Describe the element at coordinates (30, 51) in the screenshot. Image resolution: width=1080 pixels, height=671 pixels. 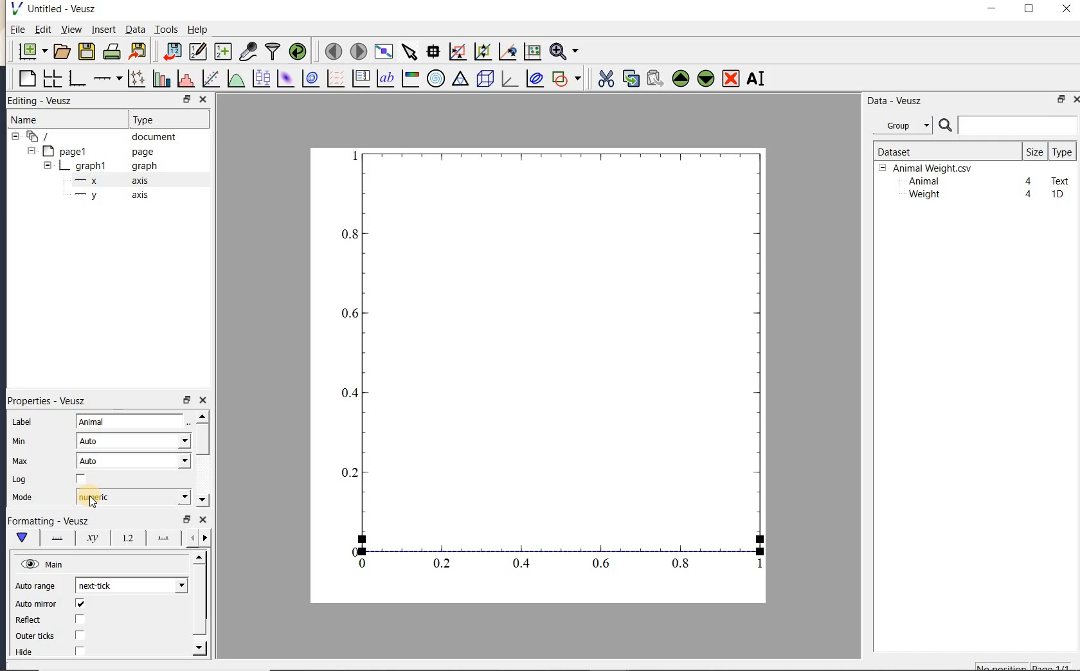
I see `new document` at that location.